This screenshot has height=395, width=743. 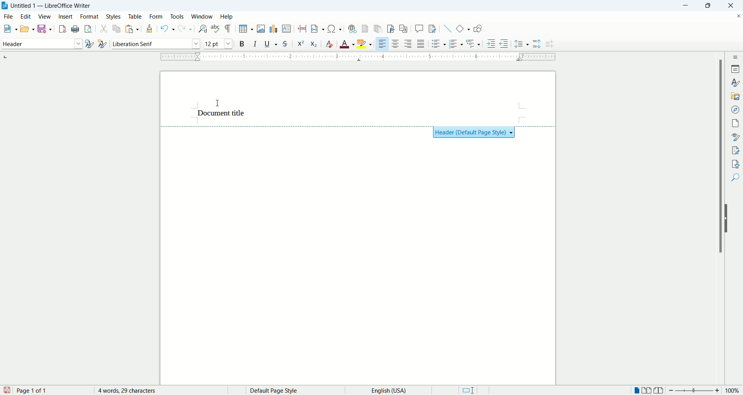 I want to click on insert symbol, so click(x=334, y=28).